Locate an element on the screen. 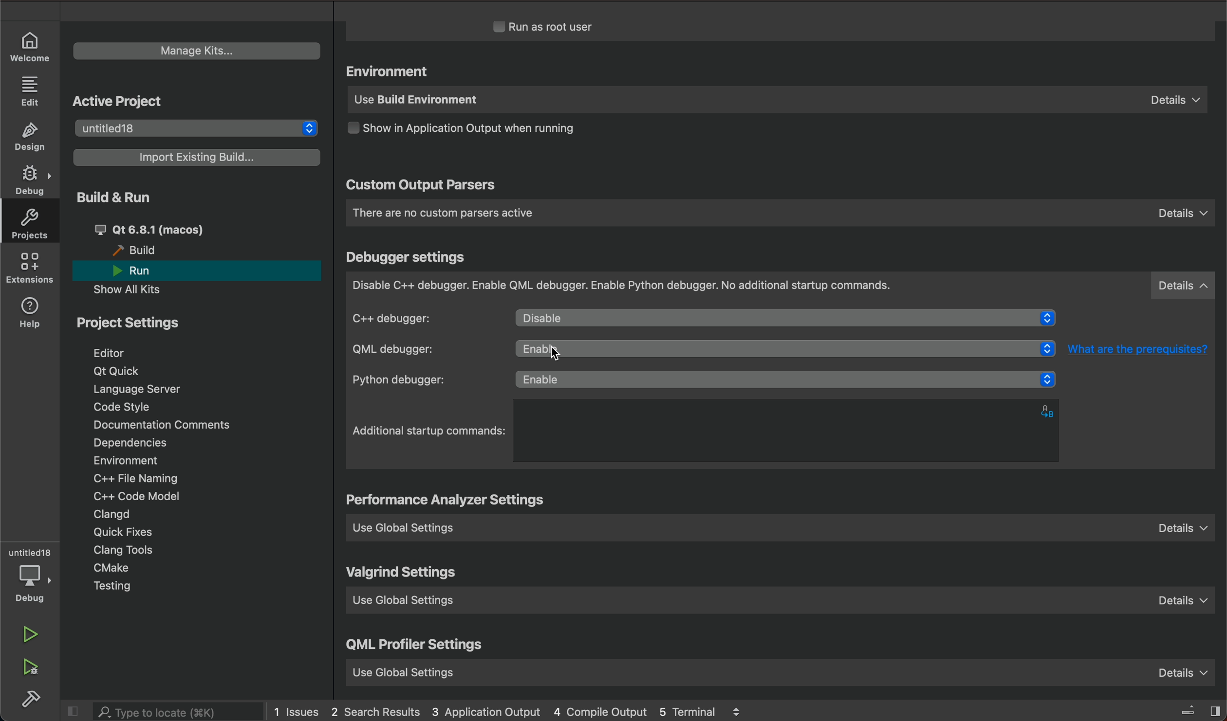  language is located at coordinates (145, 389).